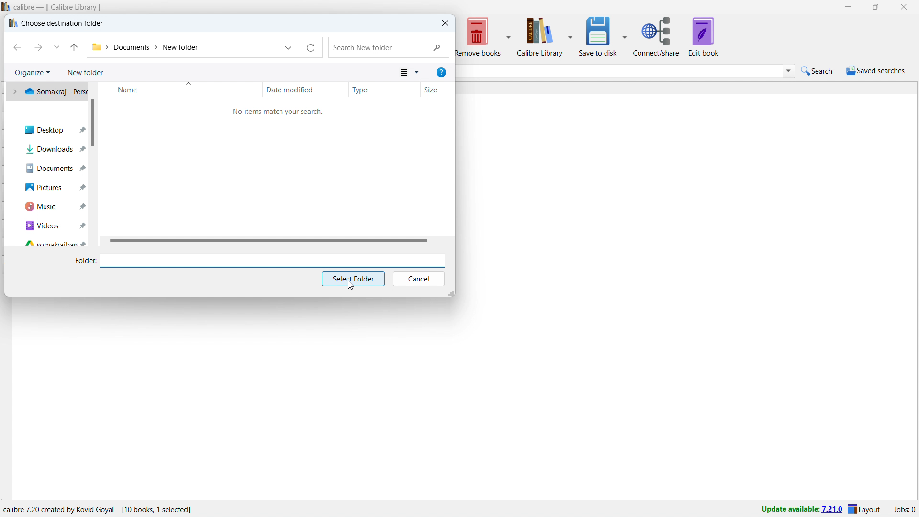  What do you see at coordinates (618, 71) in the screenshot?
I see `enter search string` at bounding box center [618, 71].